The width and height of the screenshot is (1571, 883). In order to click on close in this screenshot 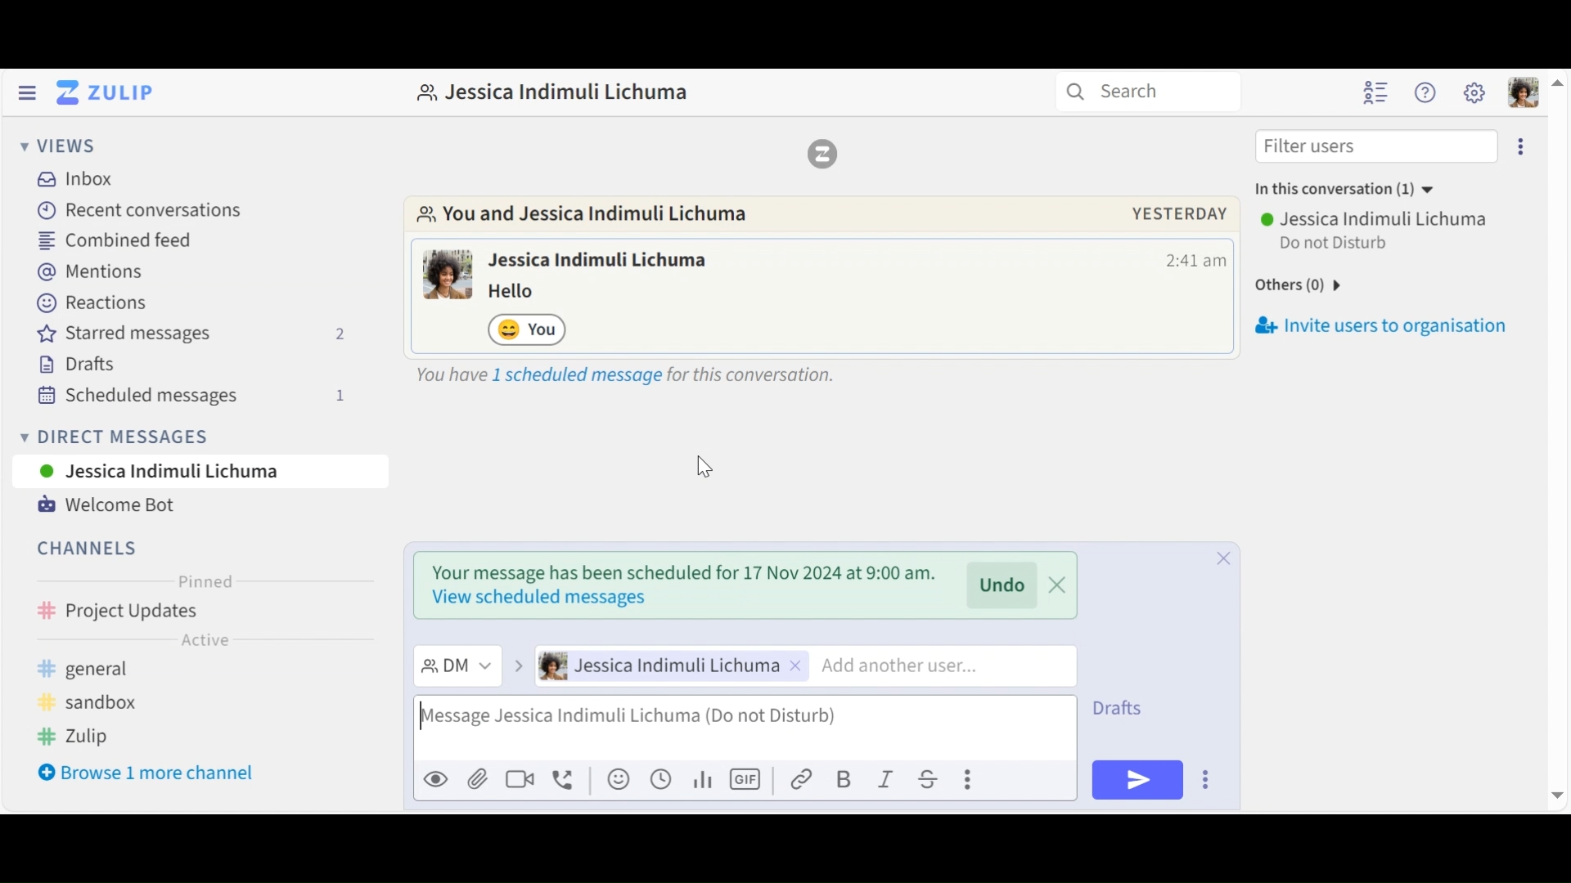, I will do `click(1222, 556)`.